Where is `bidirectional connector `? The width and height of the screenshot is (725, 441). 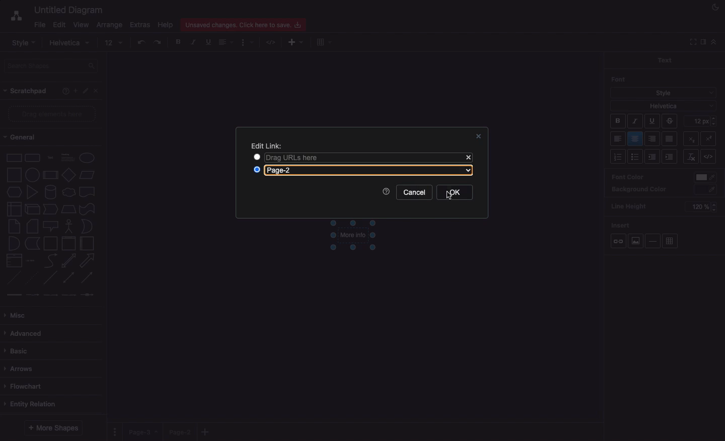 bidirectional connector  is located at coordinates (68, 277).